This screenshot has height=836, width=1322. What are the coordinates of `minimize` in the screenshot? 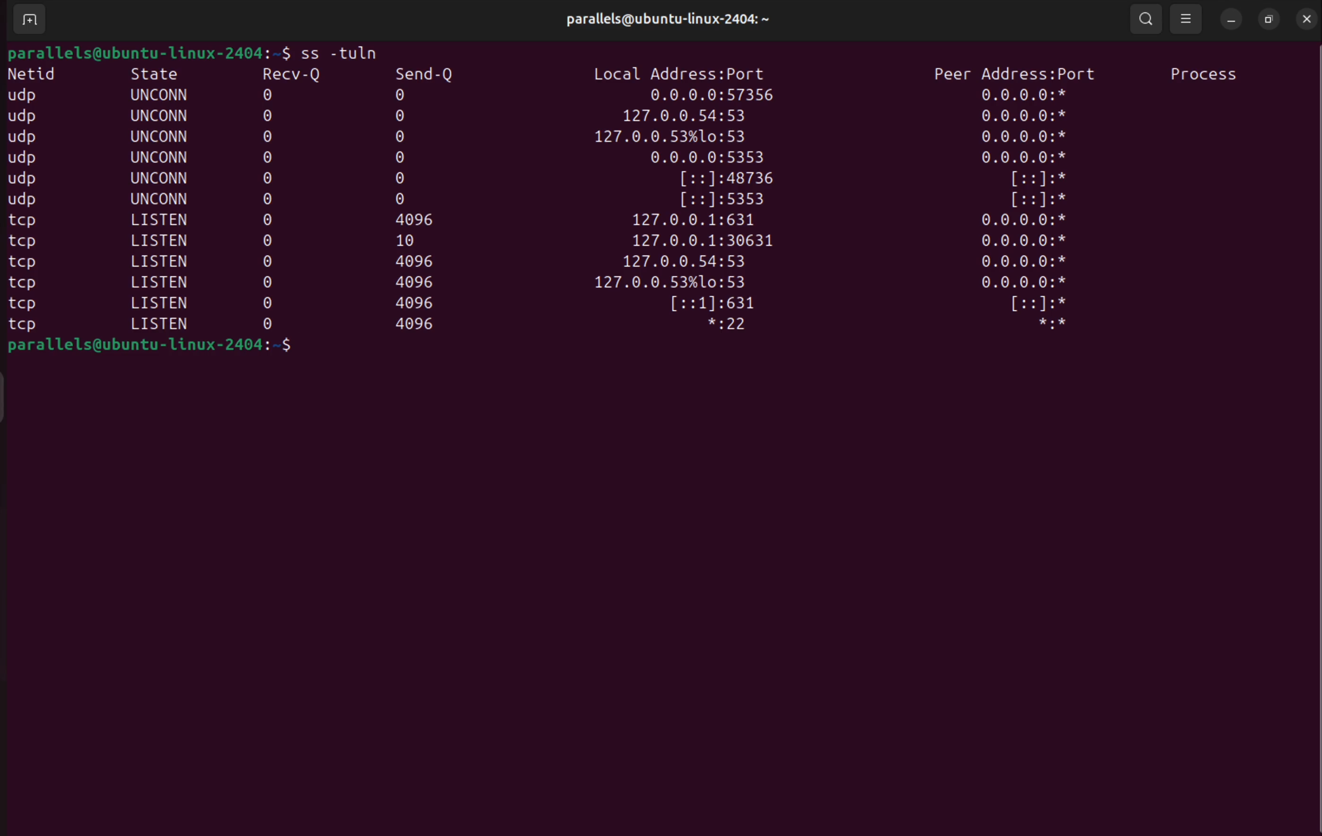 It's located at (1231, 19).